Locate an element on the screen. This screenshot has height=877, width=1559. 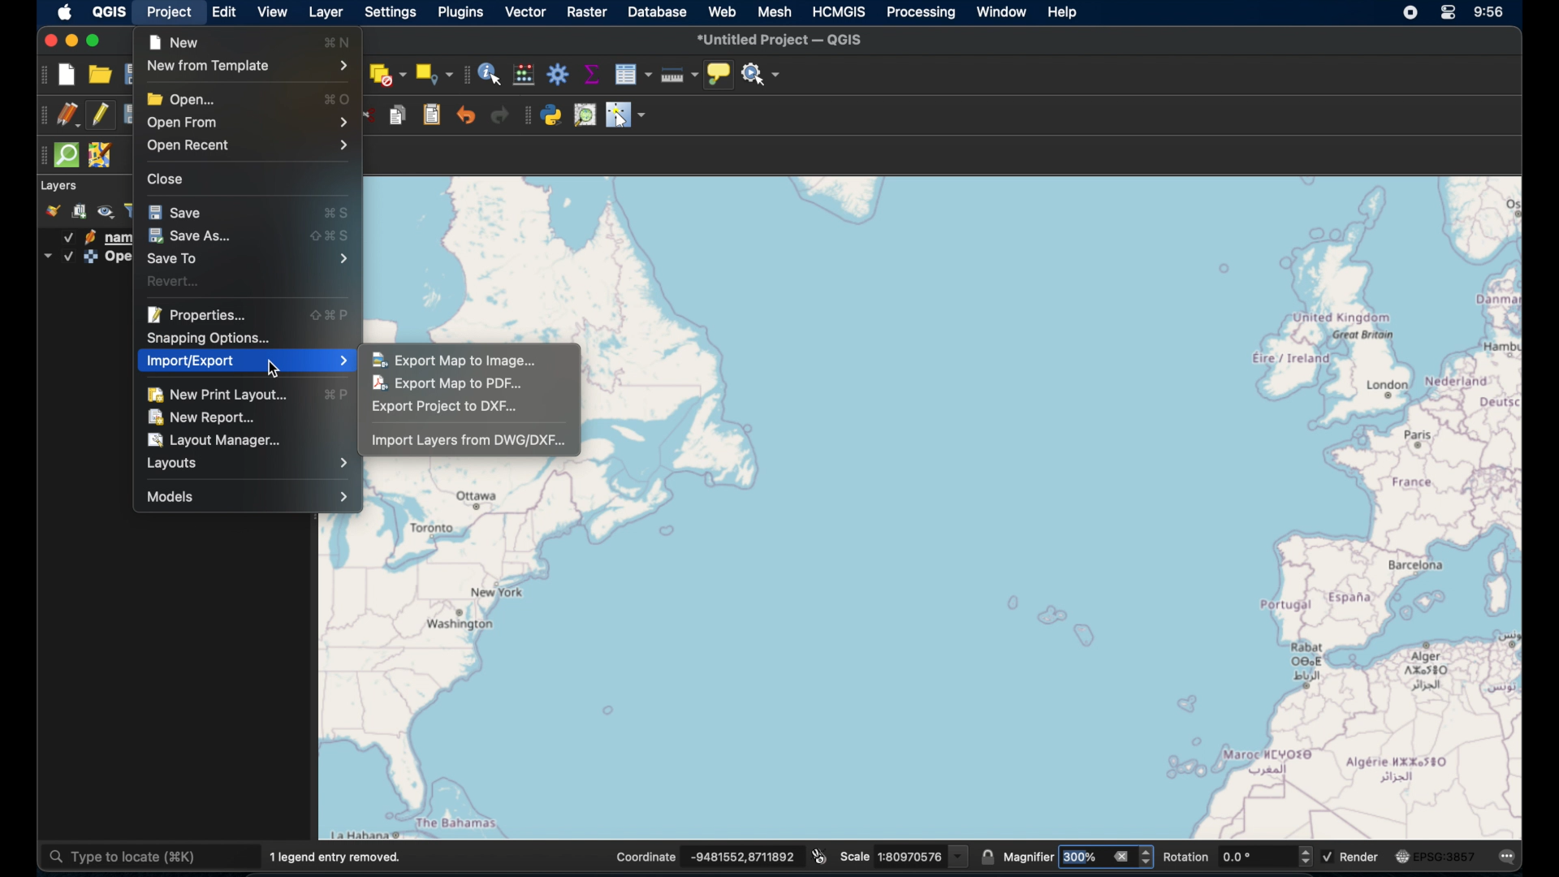
layer is located at coordinates (60, 186).